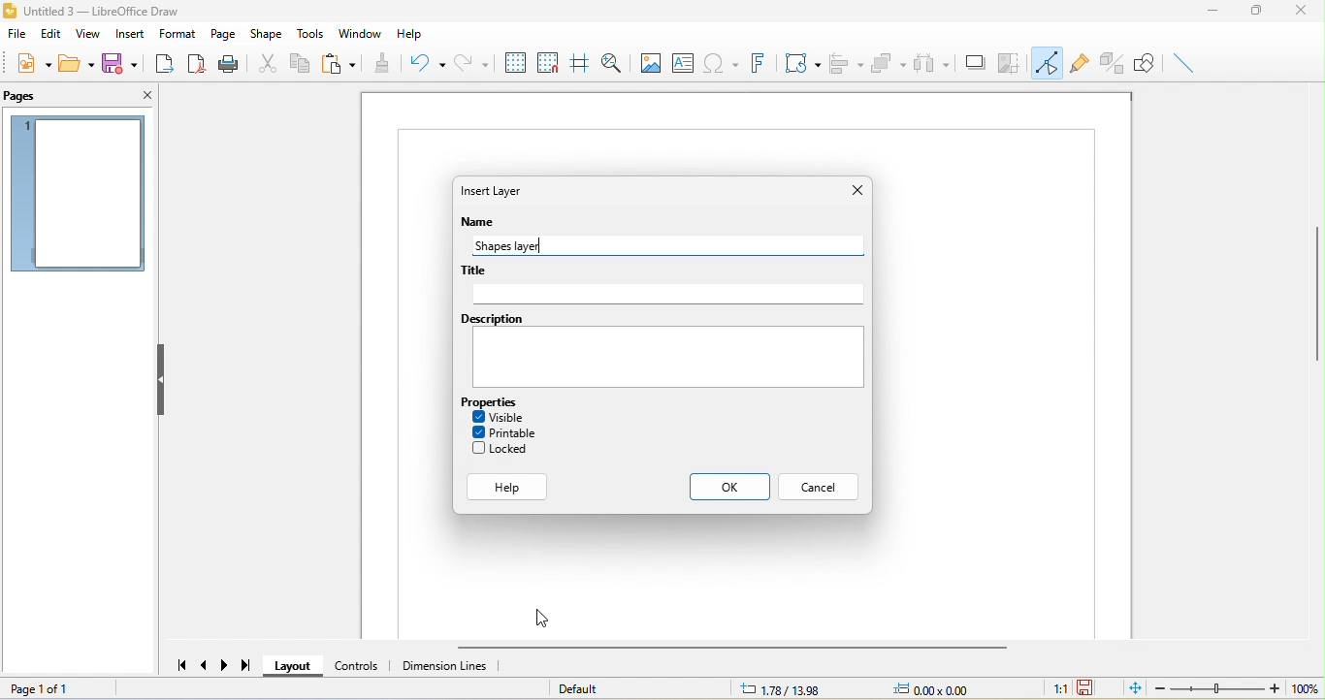 The image size is (1325, 700). What do you see at coordinates (974, 63) in the screenshot?
I see `shadow` at bounding box center [974, 63].